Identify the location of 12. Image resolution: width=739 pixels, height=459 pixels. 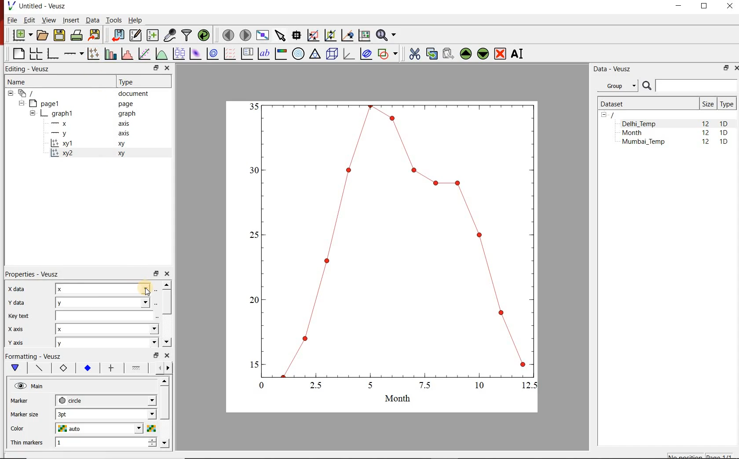
(706, 143).